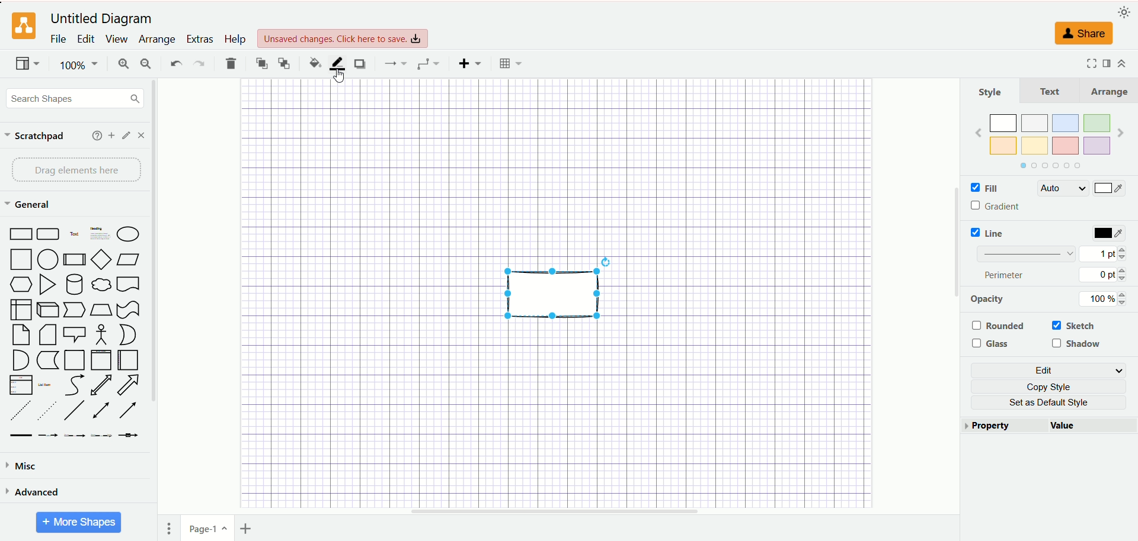 This screenshot has height=541, width=1138. I want to click on extras, so click(199, 38).